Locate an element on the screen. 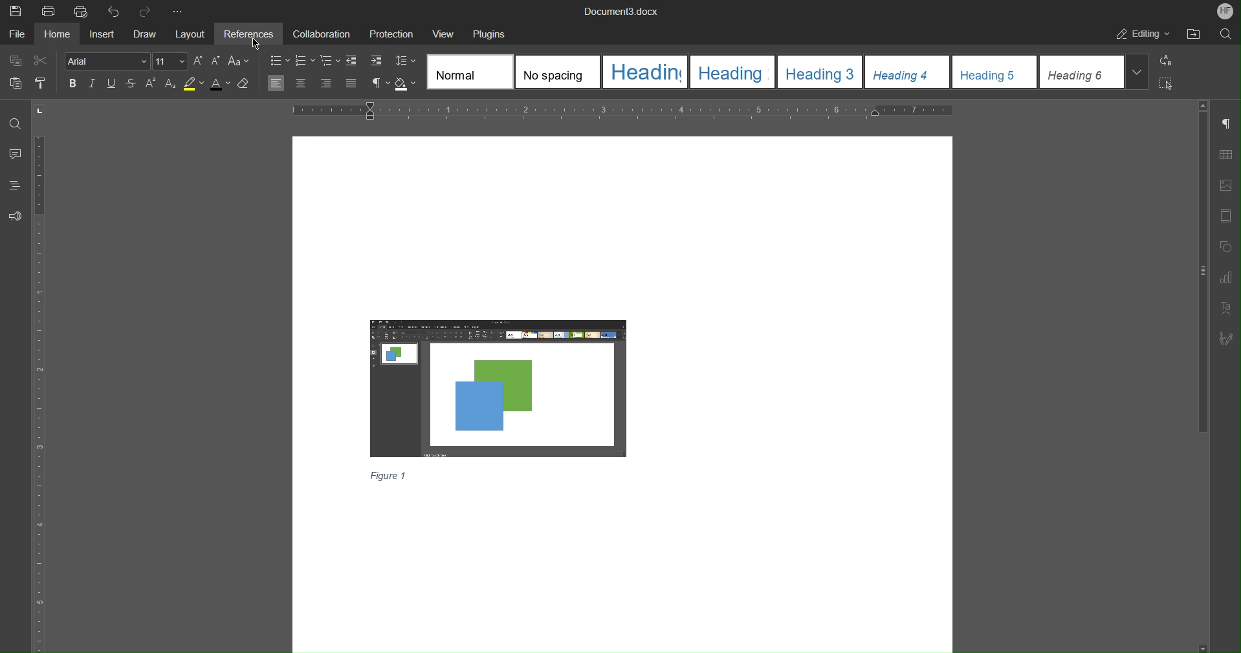  Comment is located at coordinates (15, 153).